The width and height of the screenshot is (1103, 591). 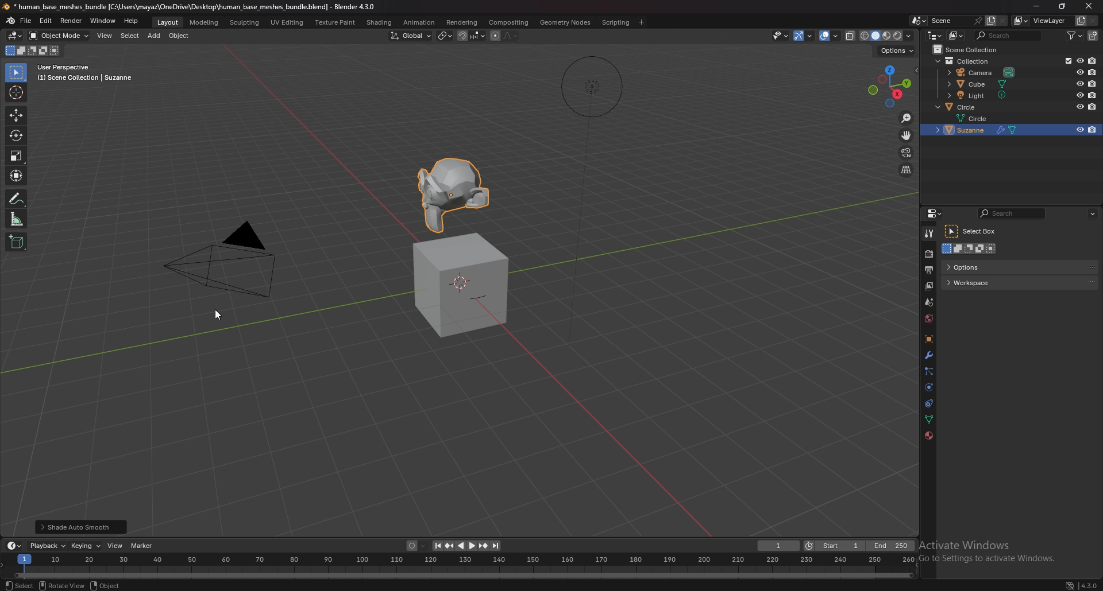 What do you see at coordinates (928, 254) in the screenshot?
I see `render` at bounding box center [928, 254].